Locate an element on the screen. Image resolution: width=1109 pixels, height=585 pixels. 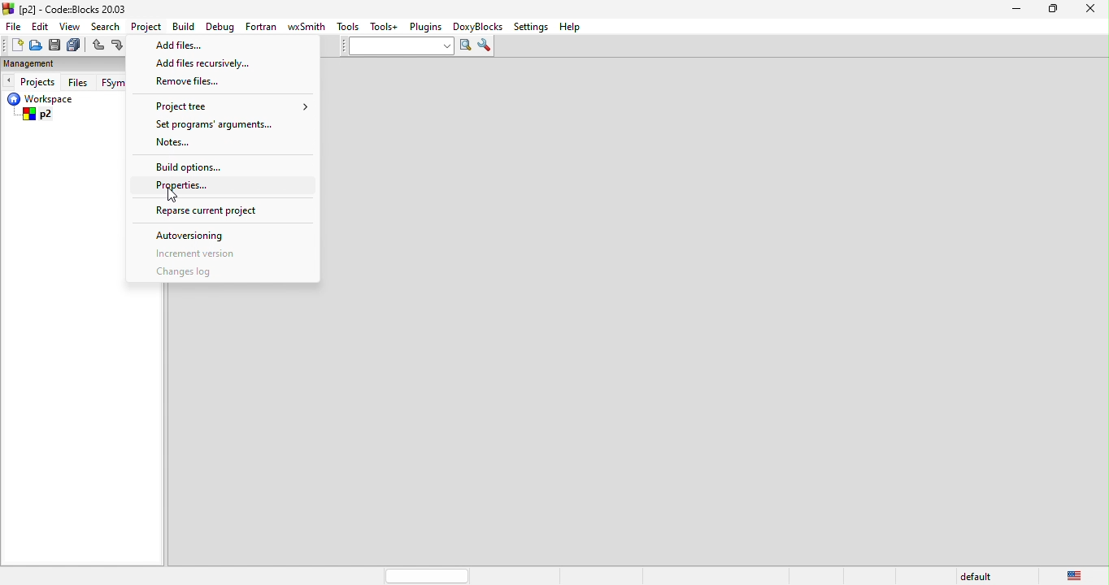
[p2] - Code=Blocks 20.03 is located at coordinates (66, 9).